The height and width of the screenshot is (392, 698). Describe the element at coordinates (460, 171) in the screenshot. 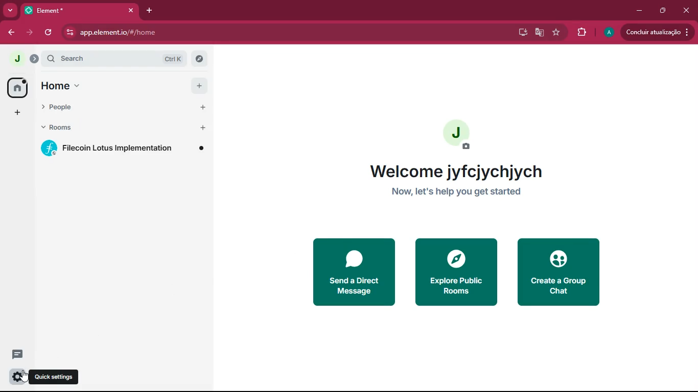

I see `welcome ` at that location.